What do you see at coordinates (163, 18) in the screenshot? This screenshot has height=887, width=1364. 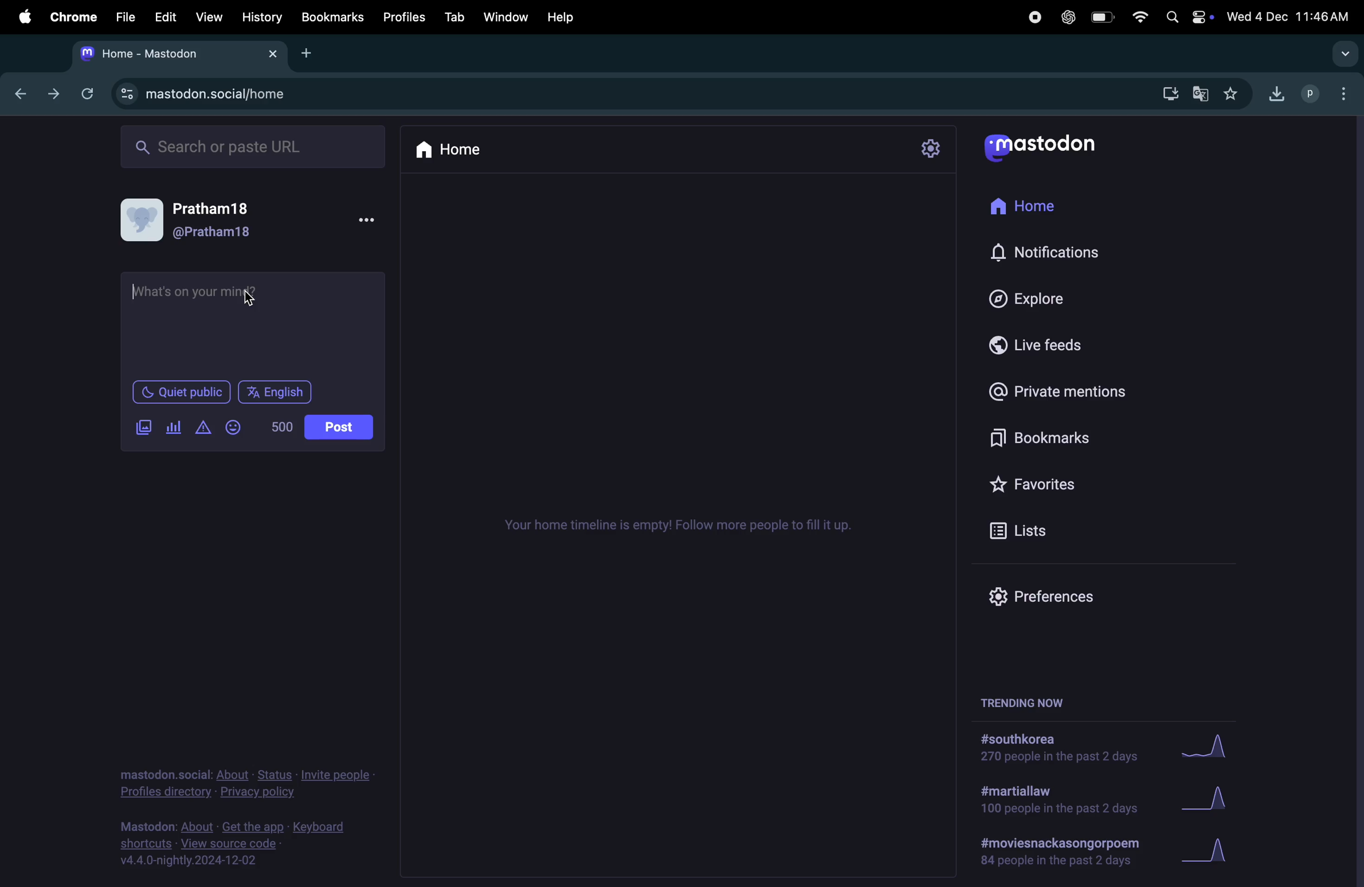 I see `Edit` at bounding box center [163, 18].